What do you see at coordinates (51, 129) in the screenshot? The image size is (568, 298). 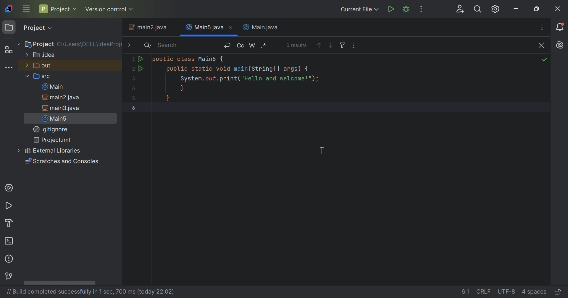 I see `.gitignore` at bounding box center [51, 129].